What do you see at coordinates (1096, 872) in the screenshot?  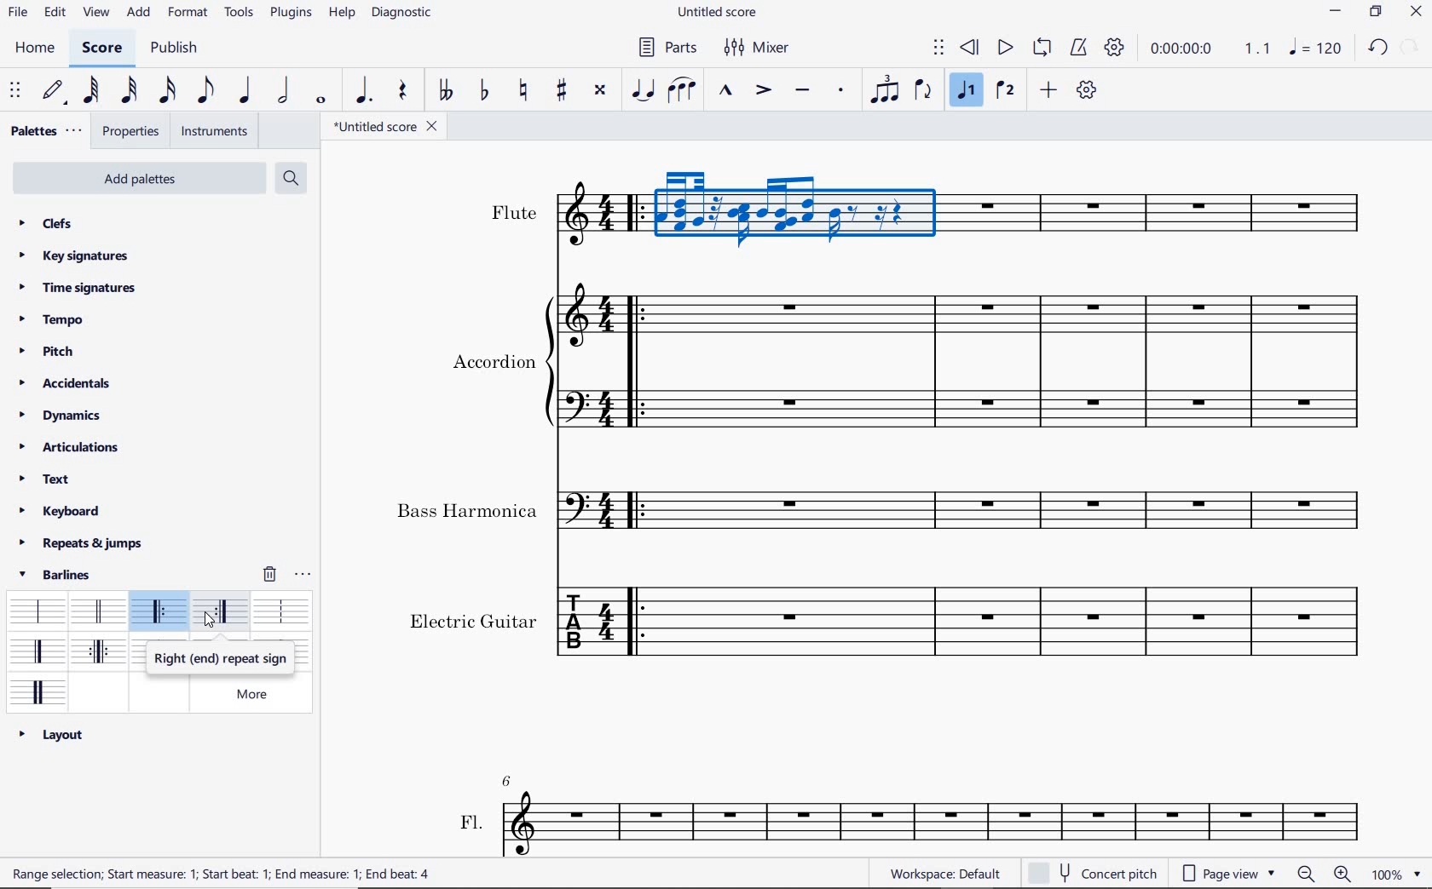 I see `concert pitch` at bounding box center [1096, 872].